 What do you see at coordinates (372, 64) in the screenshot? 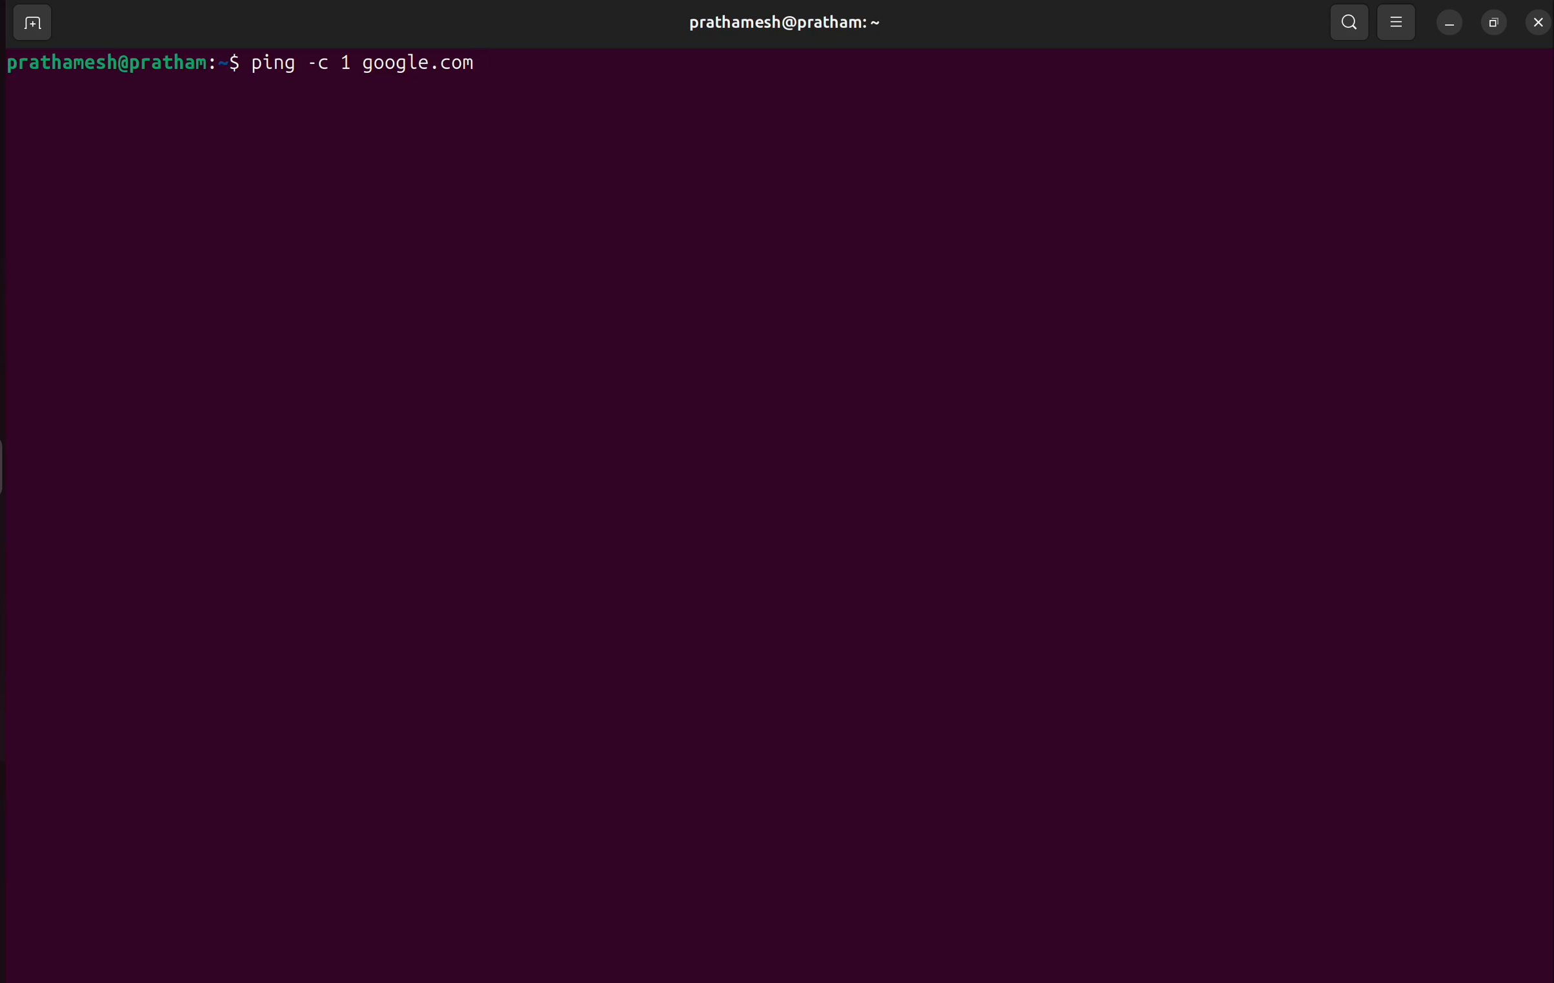
I see `ping -c 1 google.com` at bounding box center [372, 64].